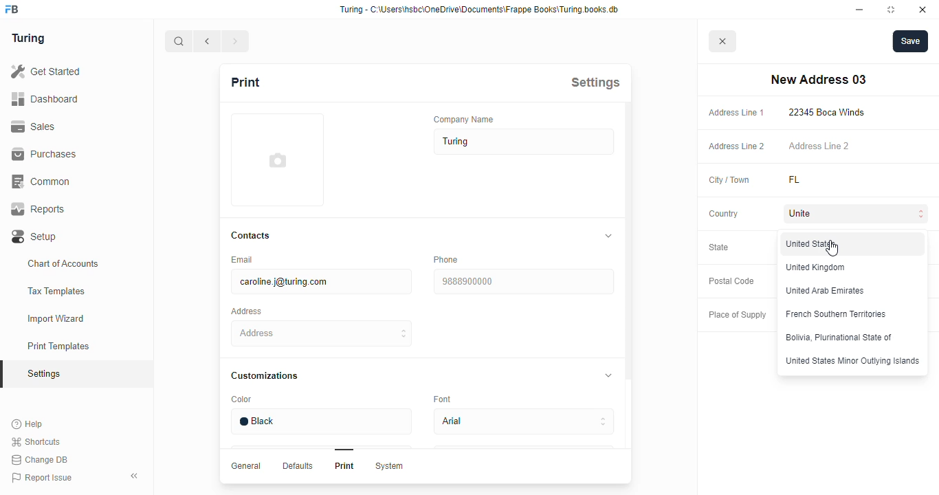 Image resolution: width=939 pixels, height=495 pixels. I want to click on setup, so click(35, 237).